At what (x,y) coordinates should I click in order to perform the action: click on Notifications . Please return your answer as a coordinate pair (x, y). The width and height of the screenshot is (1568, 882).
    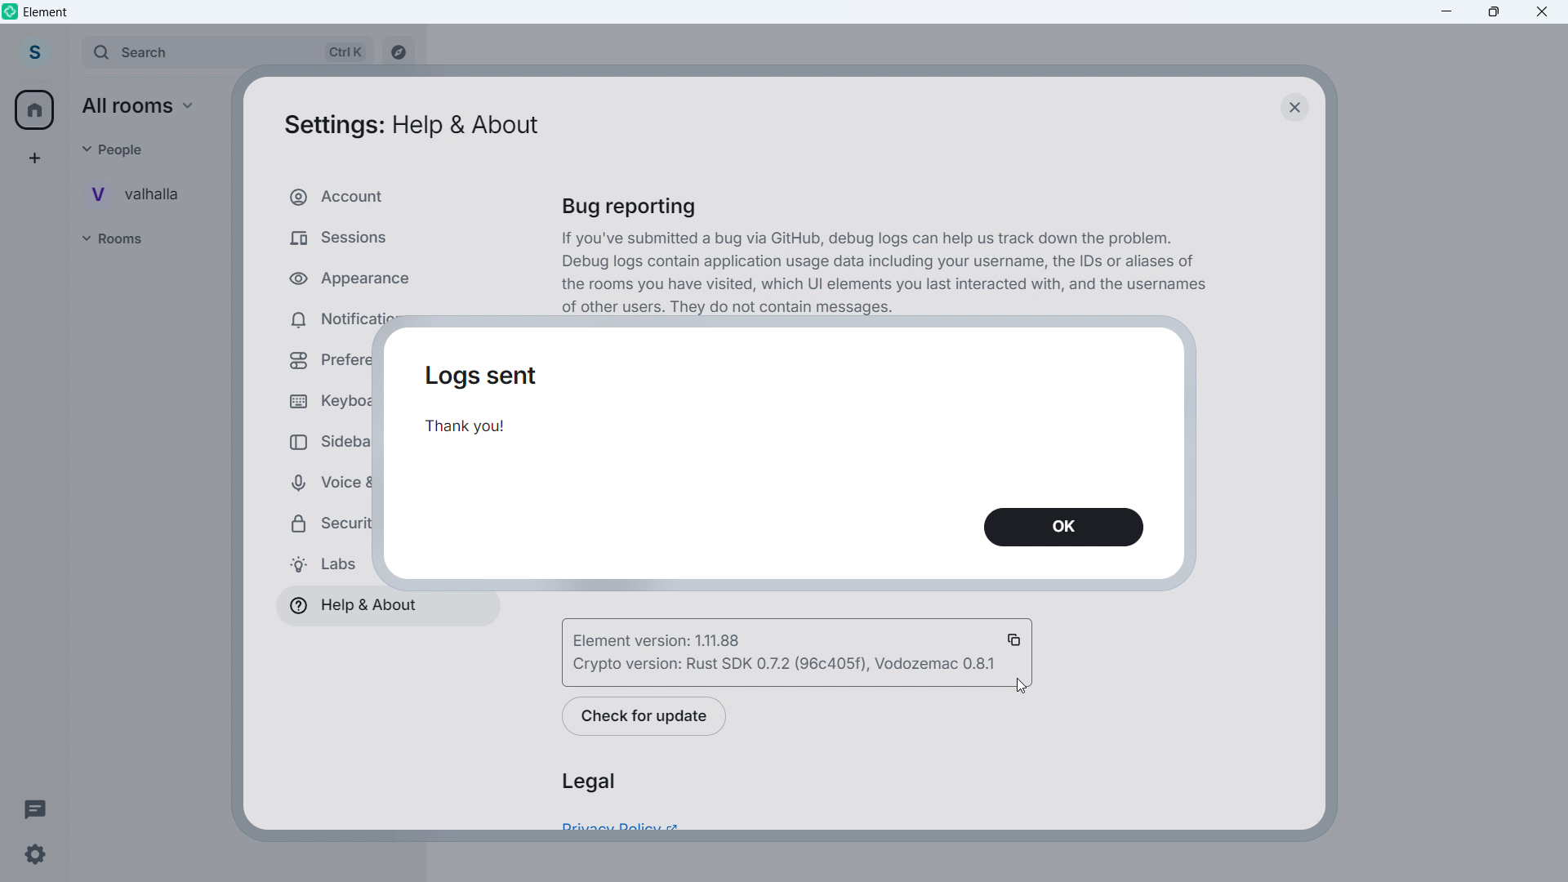
    Looking at the image, I should click on (364, 318).